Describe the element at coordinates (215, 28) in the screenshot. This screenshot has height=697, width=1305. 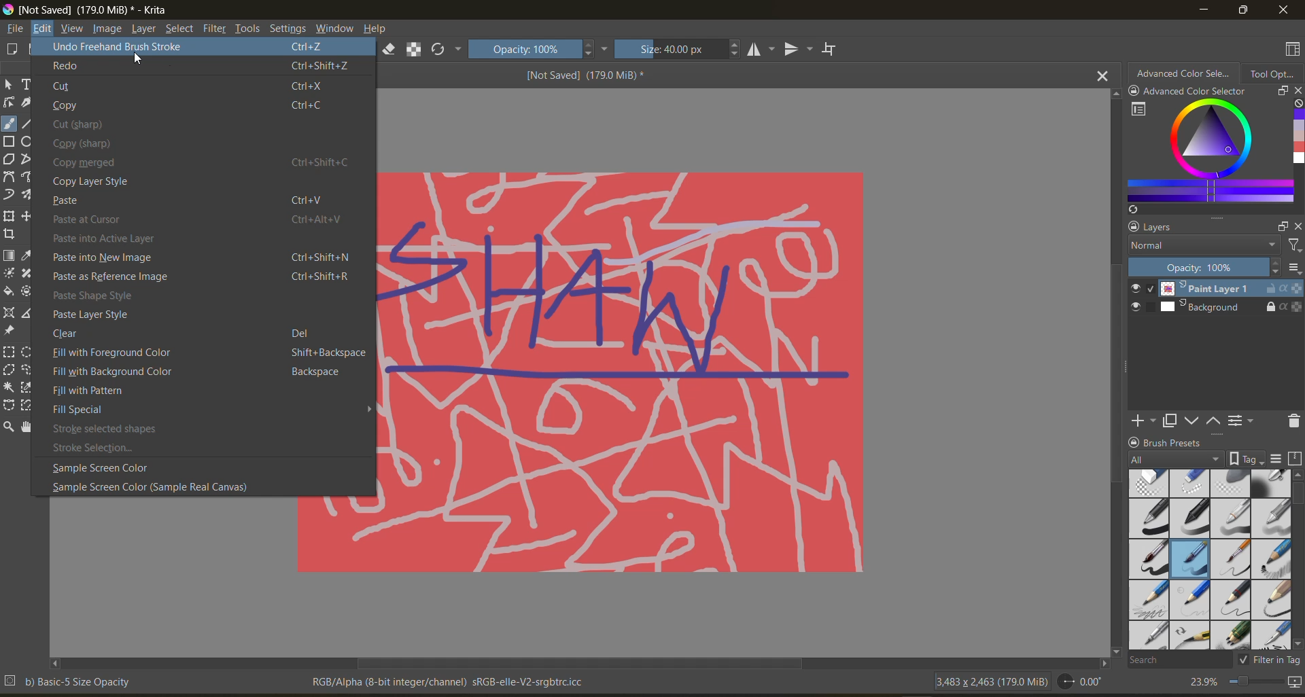
I see `filters` at that location.